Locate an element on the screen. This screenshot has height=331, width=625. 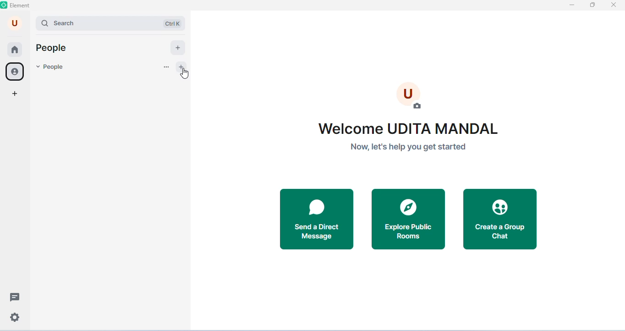
cursor is located at coordinates (185, 73).